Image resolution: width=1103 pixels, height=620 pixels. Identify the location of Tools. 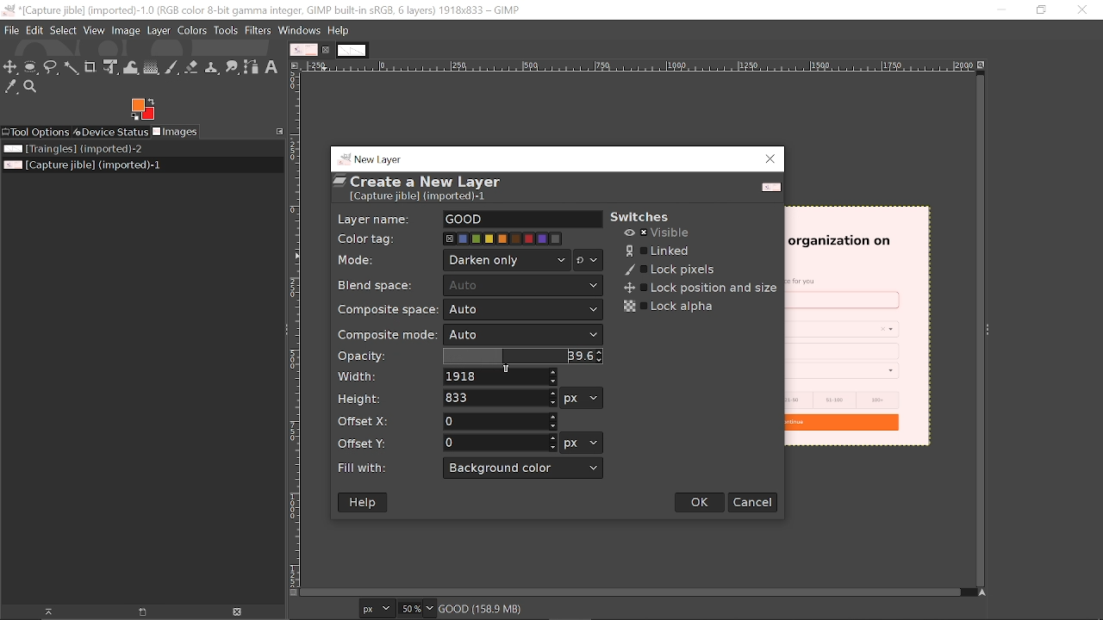
(225, 30).